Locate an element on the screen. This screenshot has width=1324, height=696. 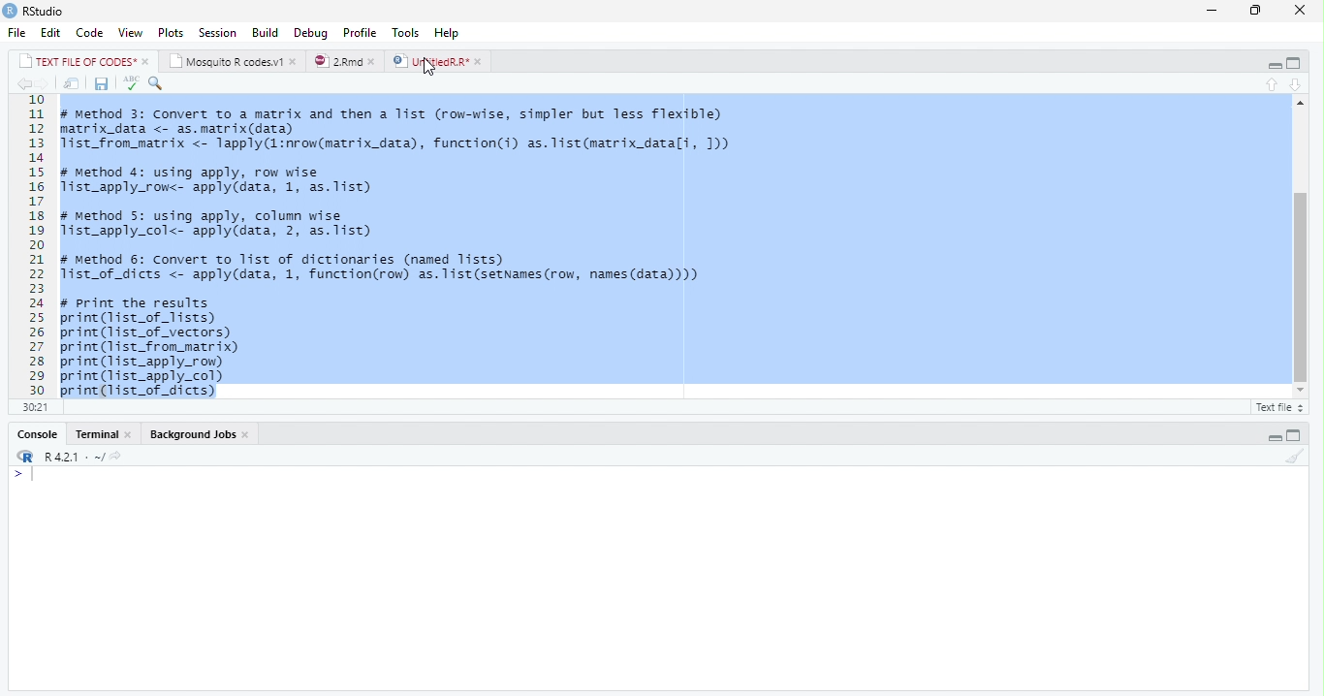
Scroll is located at coordinates (1299, 250).